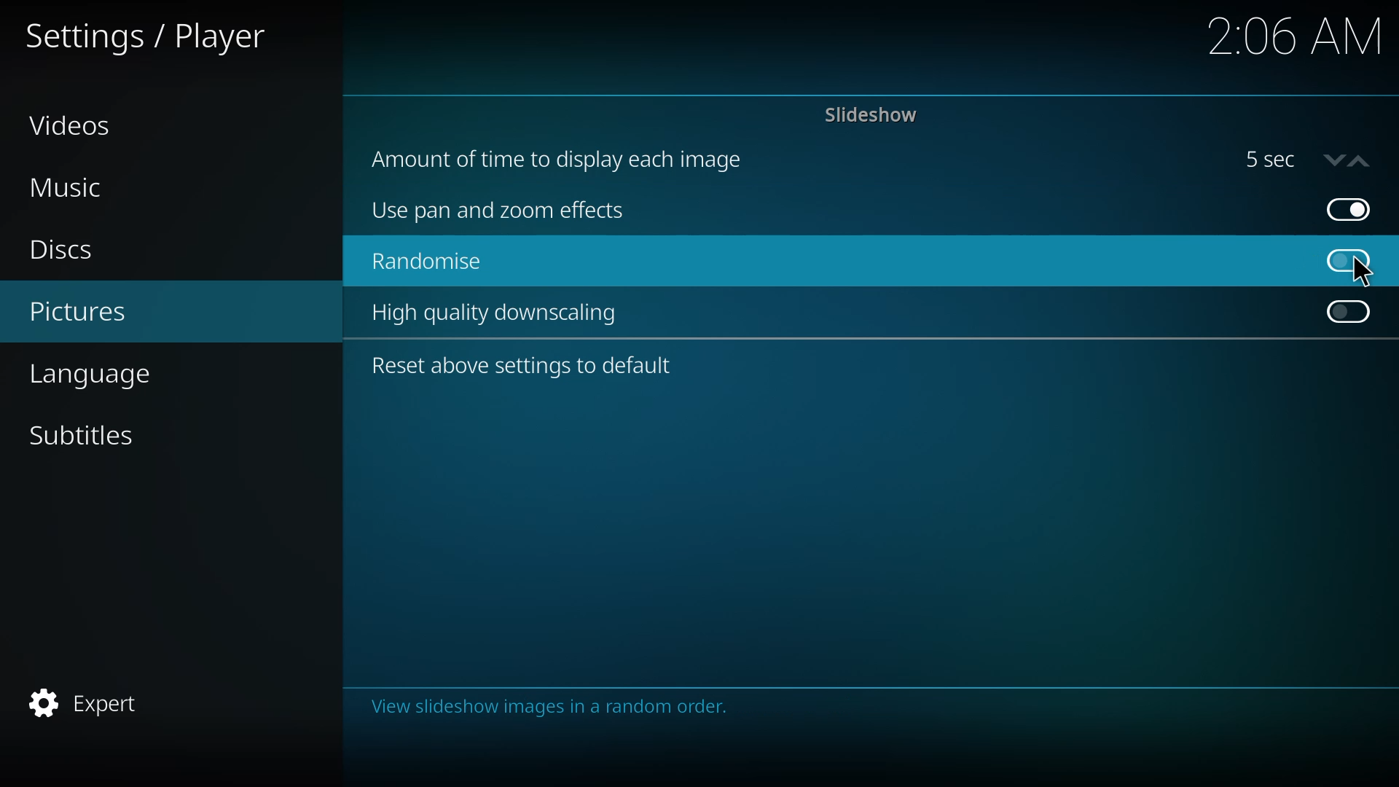 This screenshot has width=1399, height=787. Describe the element at coordinates (79, 435) in the screenshot. I see `subtitles` at that location.